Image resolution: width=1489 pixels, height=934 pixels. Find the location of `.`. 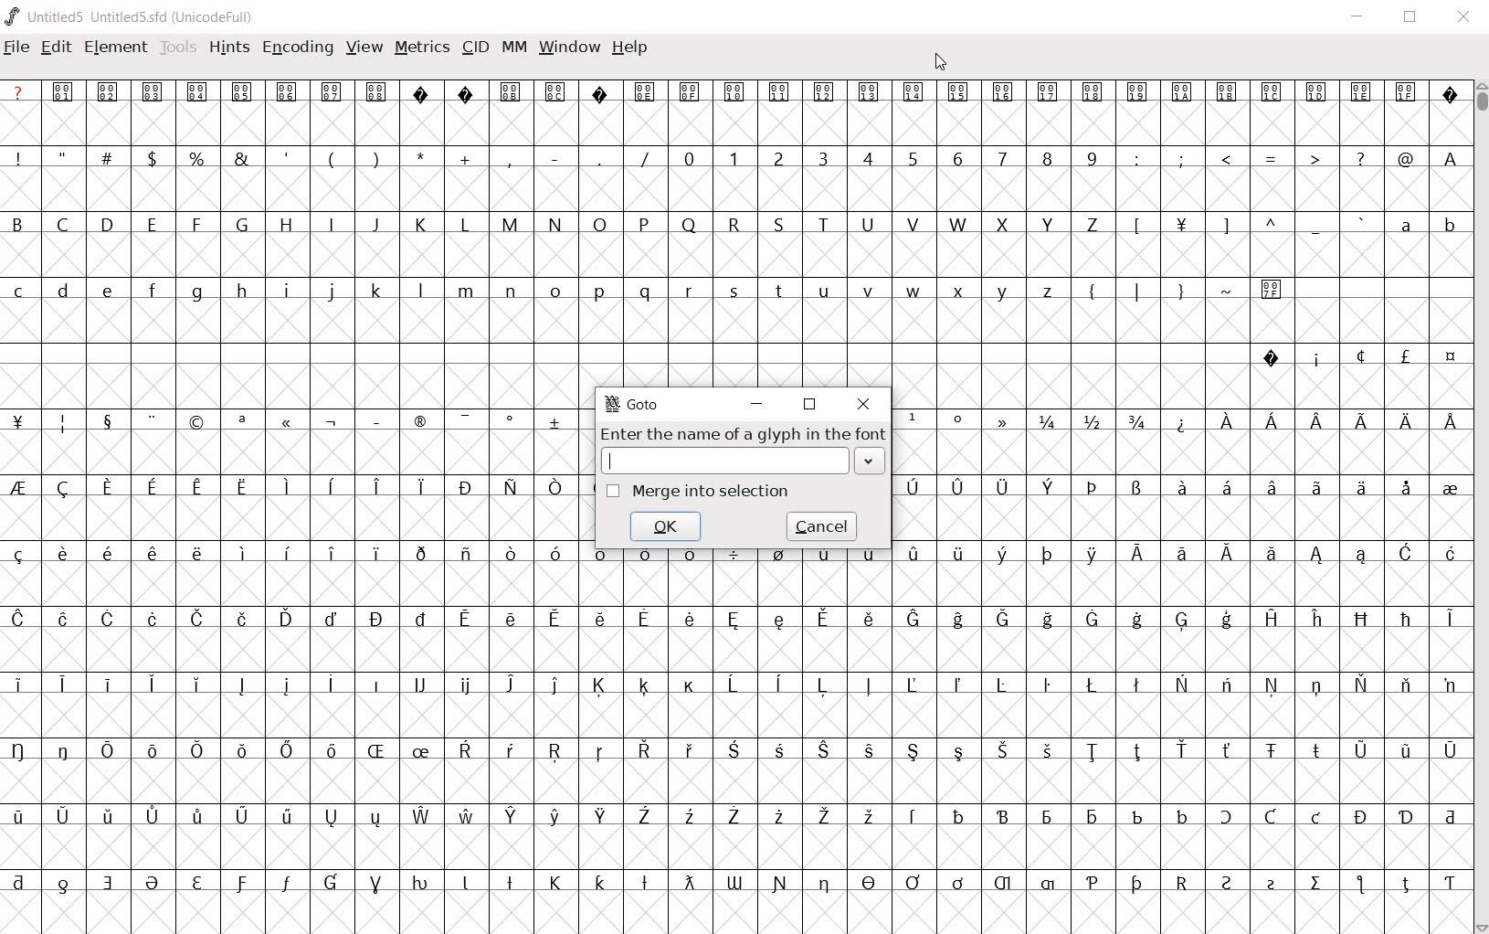

. is located at coordinates (598, 157).